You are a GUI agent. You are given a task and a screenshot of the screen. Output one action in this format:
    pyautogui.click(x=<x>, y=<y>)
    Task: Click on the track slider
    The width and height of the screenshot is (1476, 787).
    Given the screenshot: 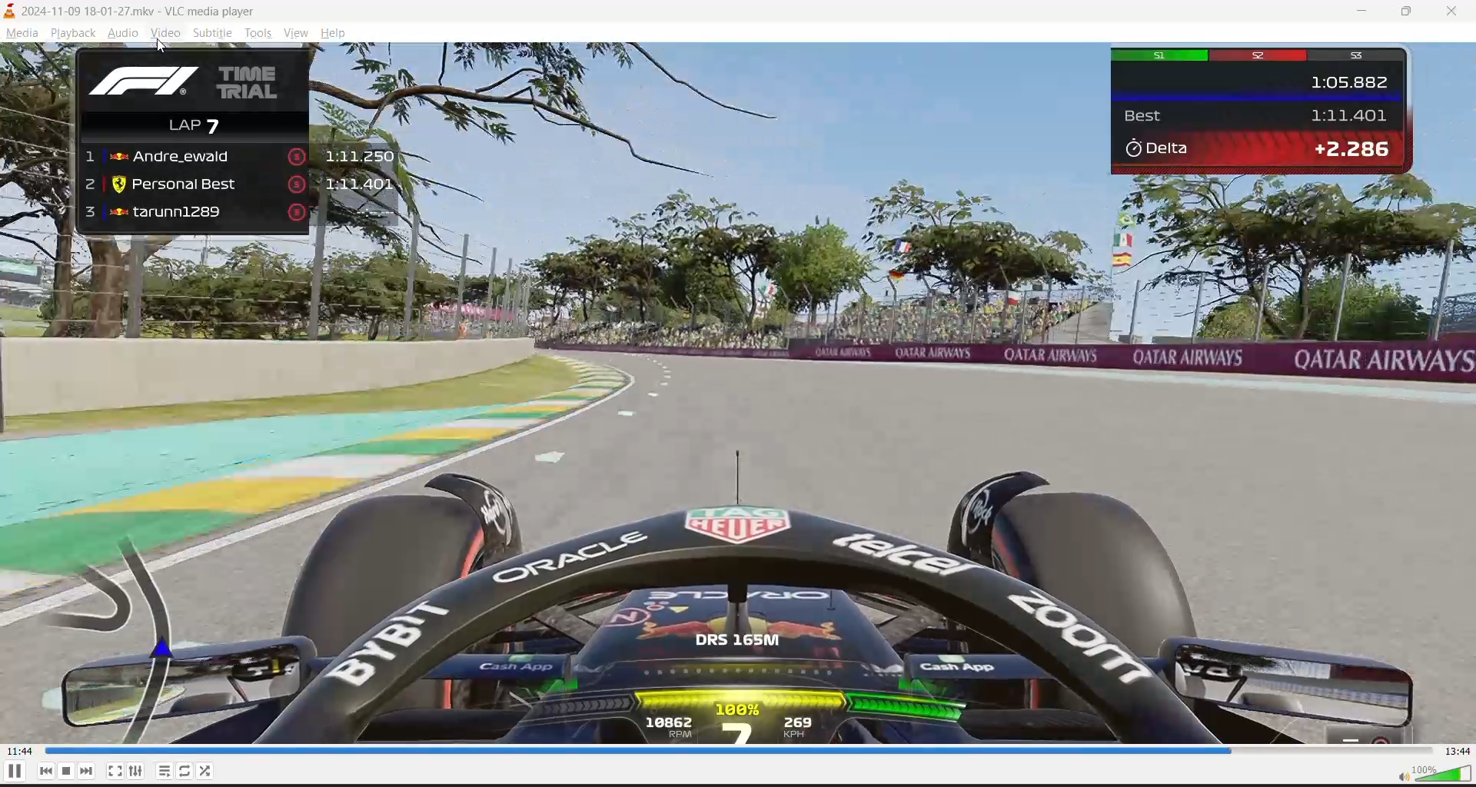 What is the action you would take?
    pyautogui.click(x=733, y=749)
    